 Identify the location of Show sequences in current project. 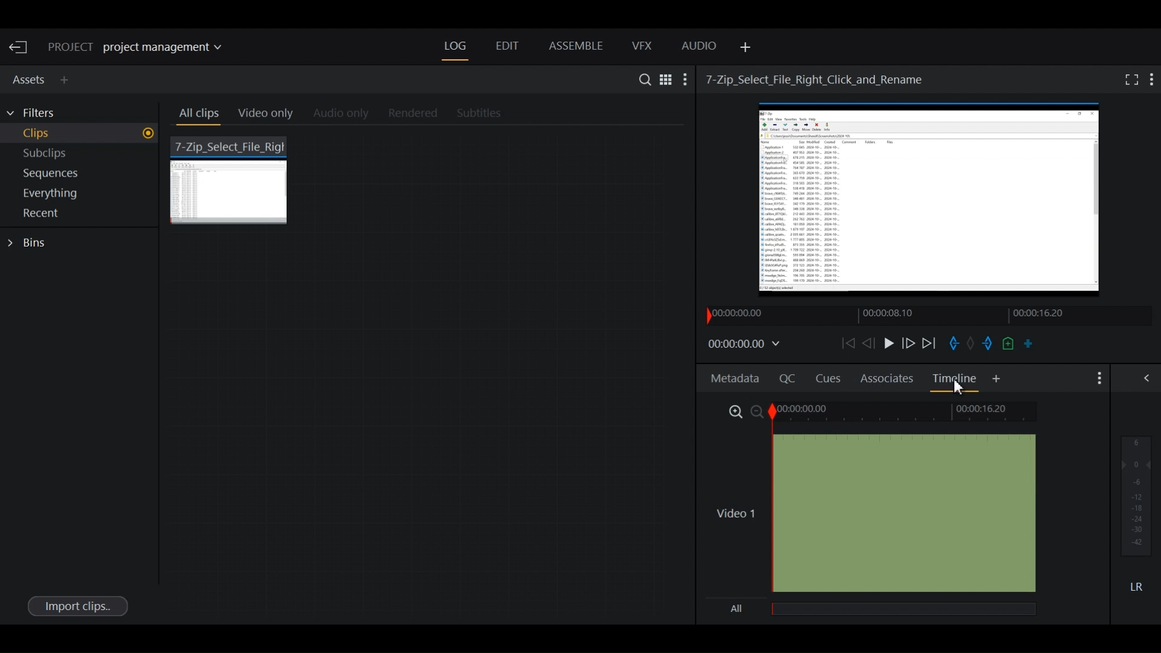
(82, 175).